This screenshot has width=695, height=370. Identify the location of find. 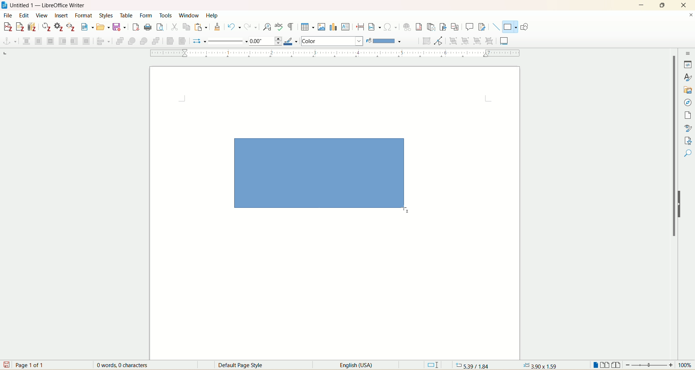
(688, 166).